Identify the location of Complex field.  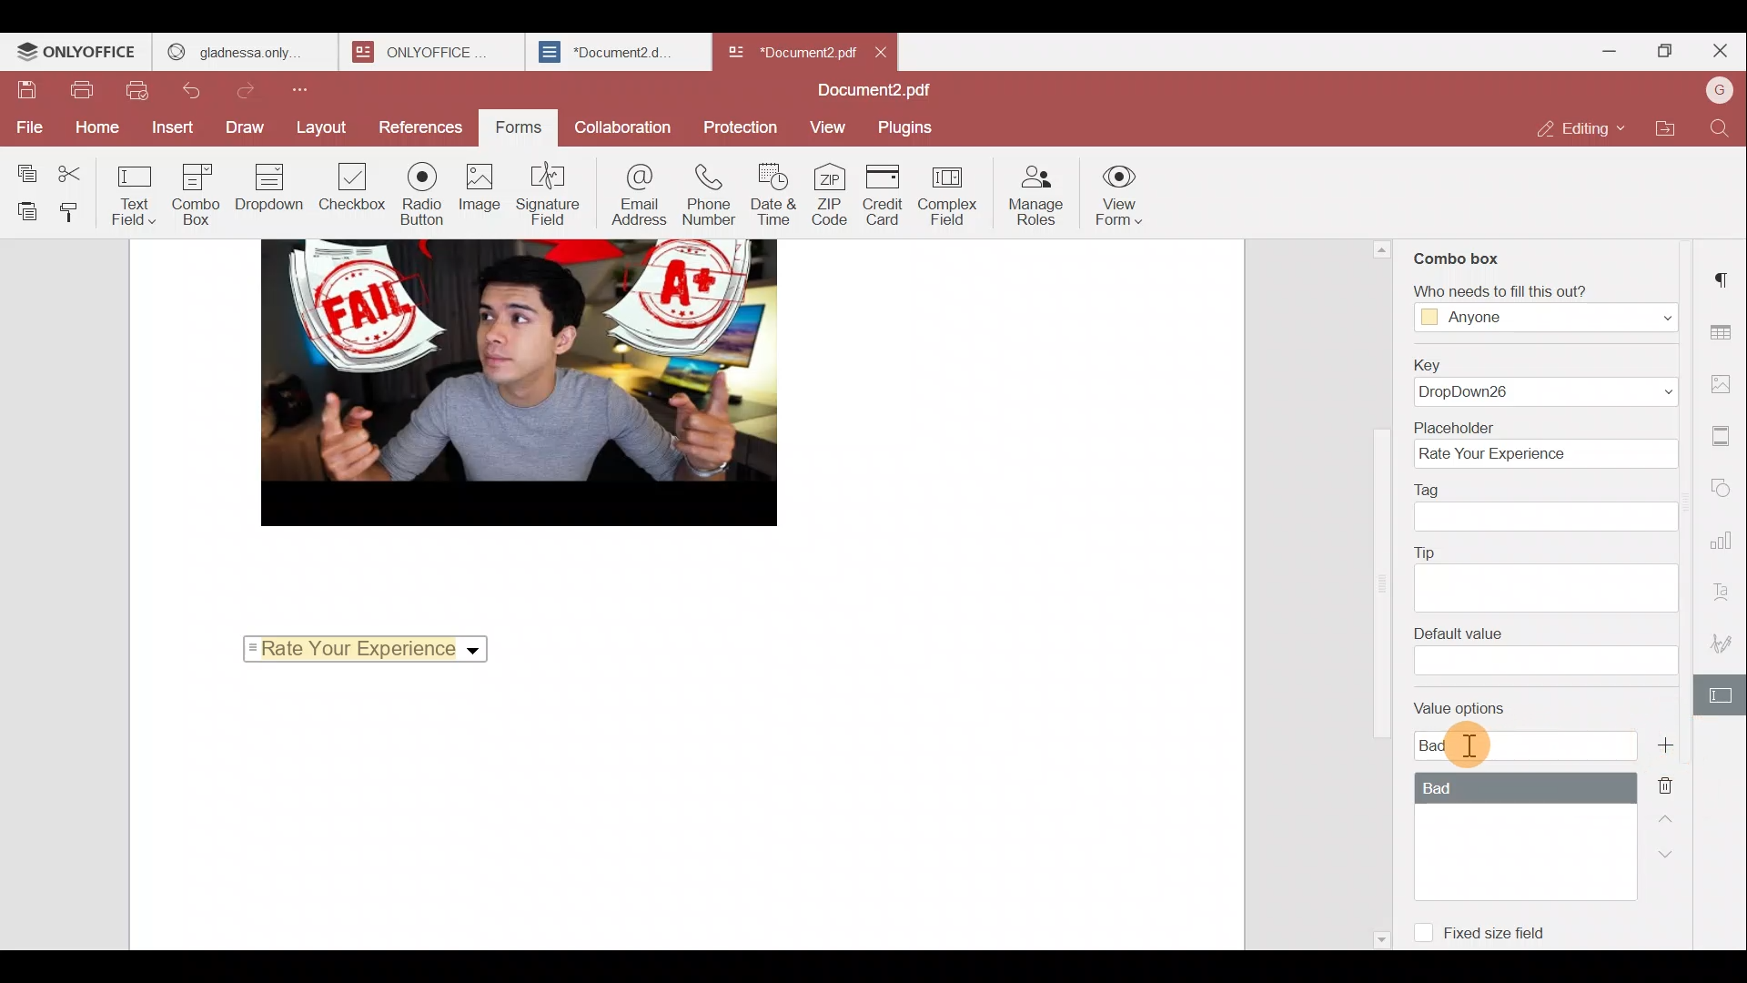
(950, 198).